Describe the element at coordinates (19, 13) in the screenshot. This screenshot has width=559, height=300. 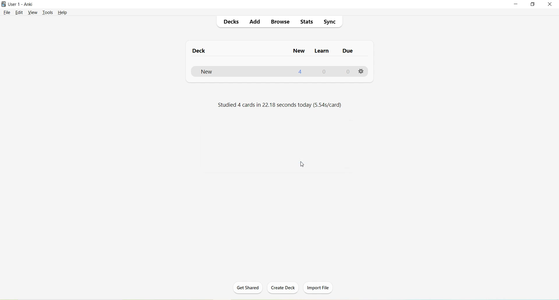
I see `Edit` at that location.